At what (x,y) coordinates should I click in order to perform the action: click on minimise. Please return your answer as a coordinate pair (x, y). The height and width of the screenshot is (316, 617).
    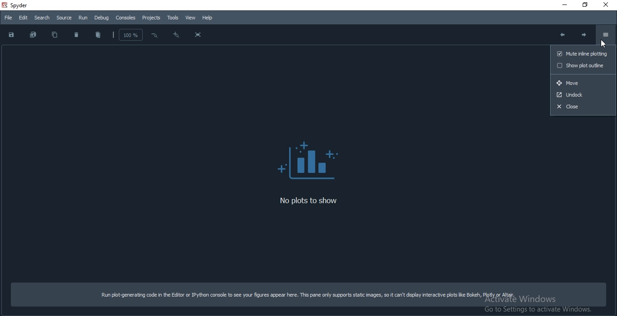
    Looking at the image, I should click on (560, 4).